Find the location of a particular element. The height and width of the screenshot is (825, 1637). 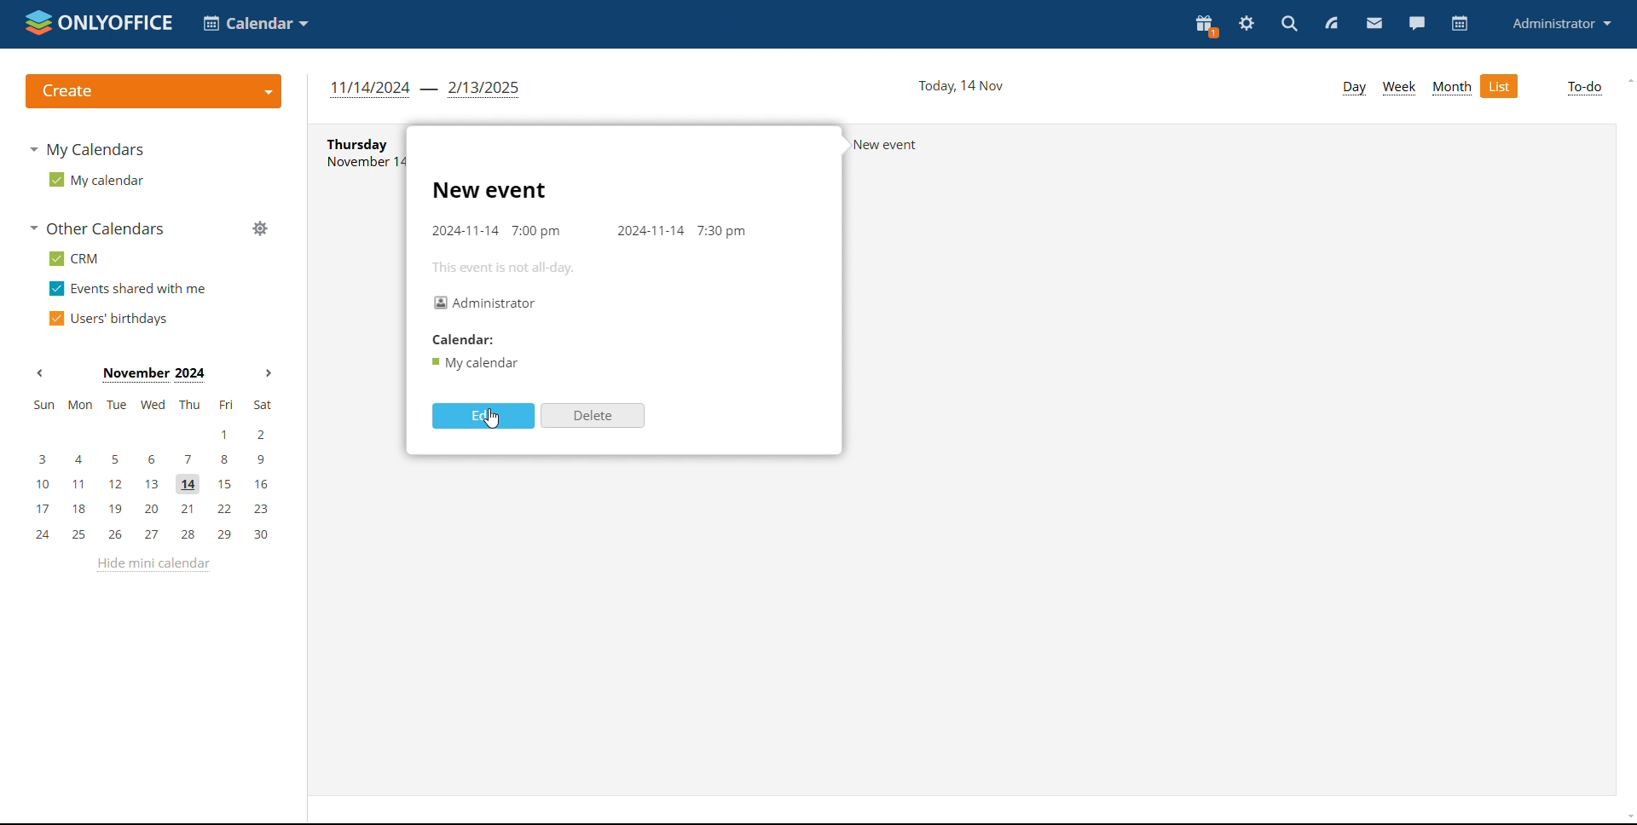

present is located at coordinates (1205, 26).